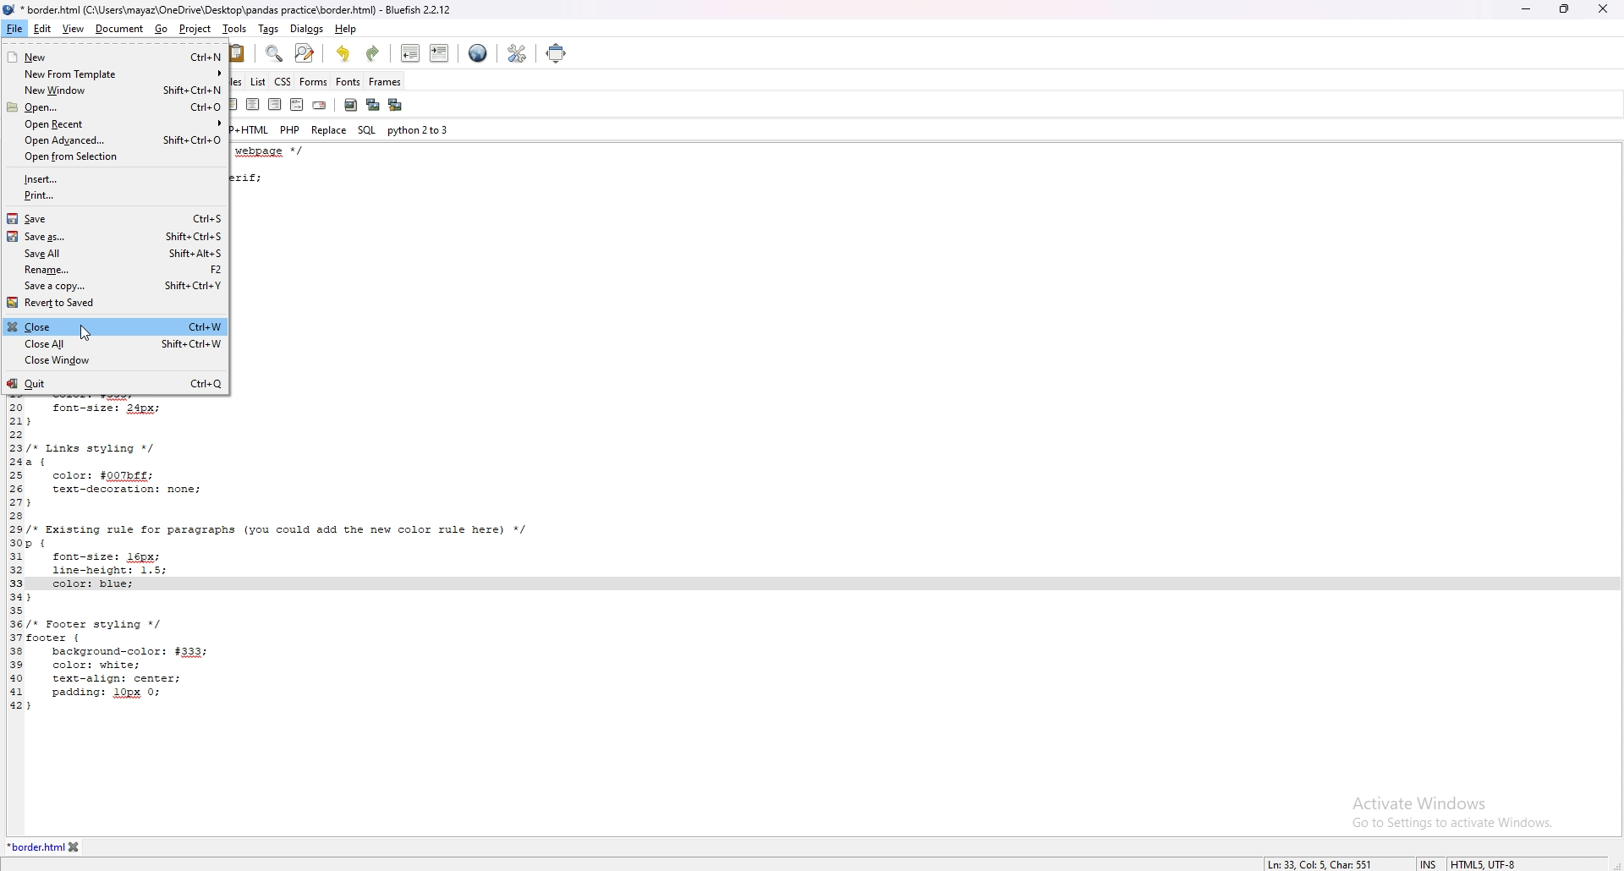 The image size is (1624, 871). What do you see at coordinates (14, 569) in the screenshot?
I see `line number` at bounding box center [14, 569].